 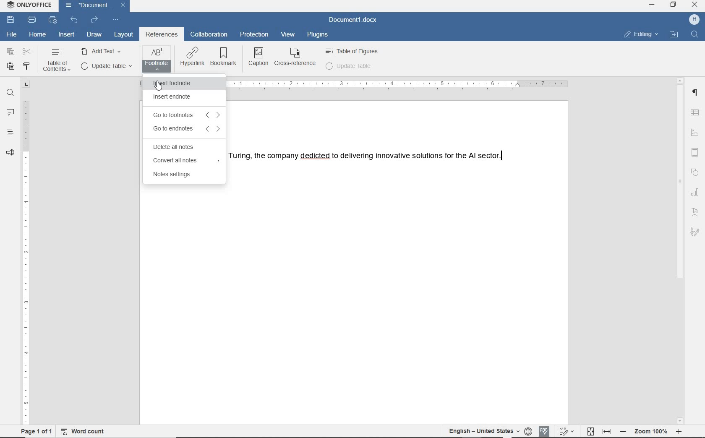 What do you see at coordinates (353, 51) in the screenshot?
I see `table of figures` at bounding box center [353, 51].